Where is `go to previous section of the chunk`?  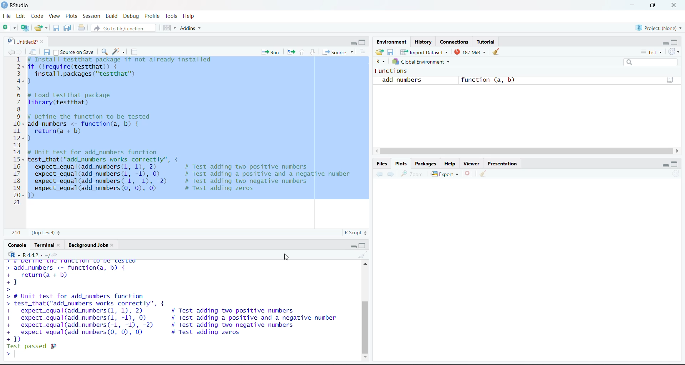
go to previous section of the chunk is located at coordinates (303, 52).